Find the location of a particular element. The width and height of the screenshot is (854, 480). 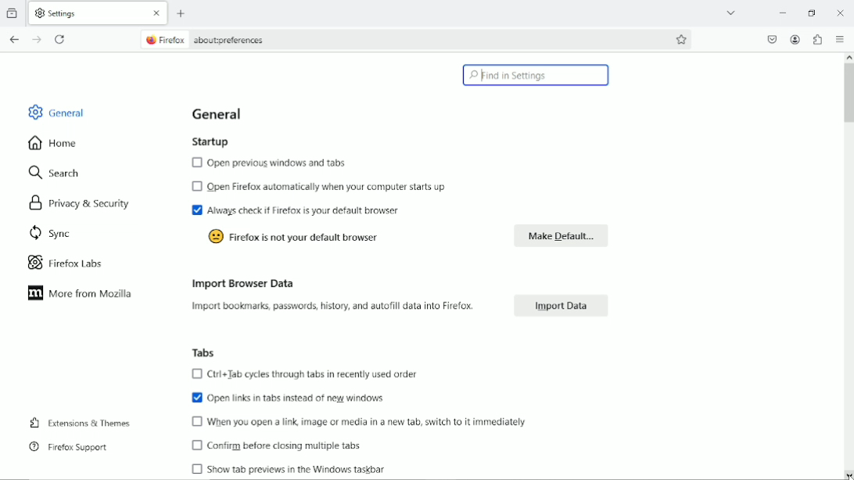

general is located at coordinates (217, 113).